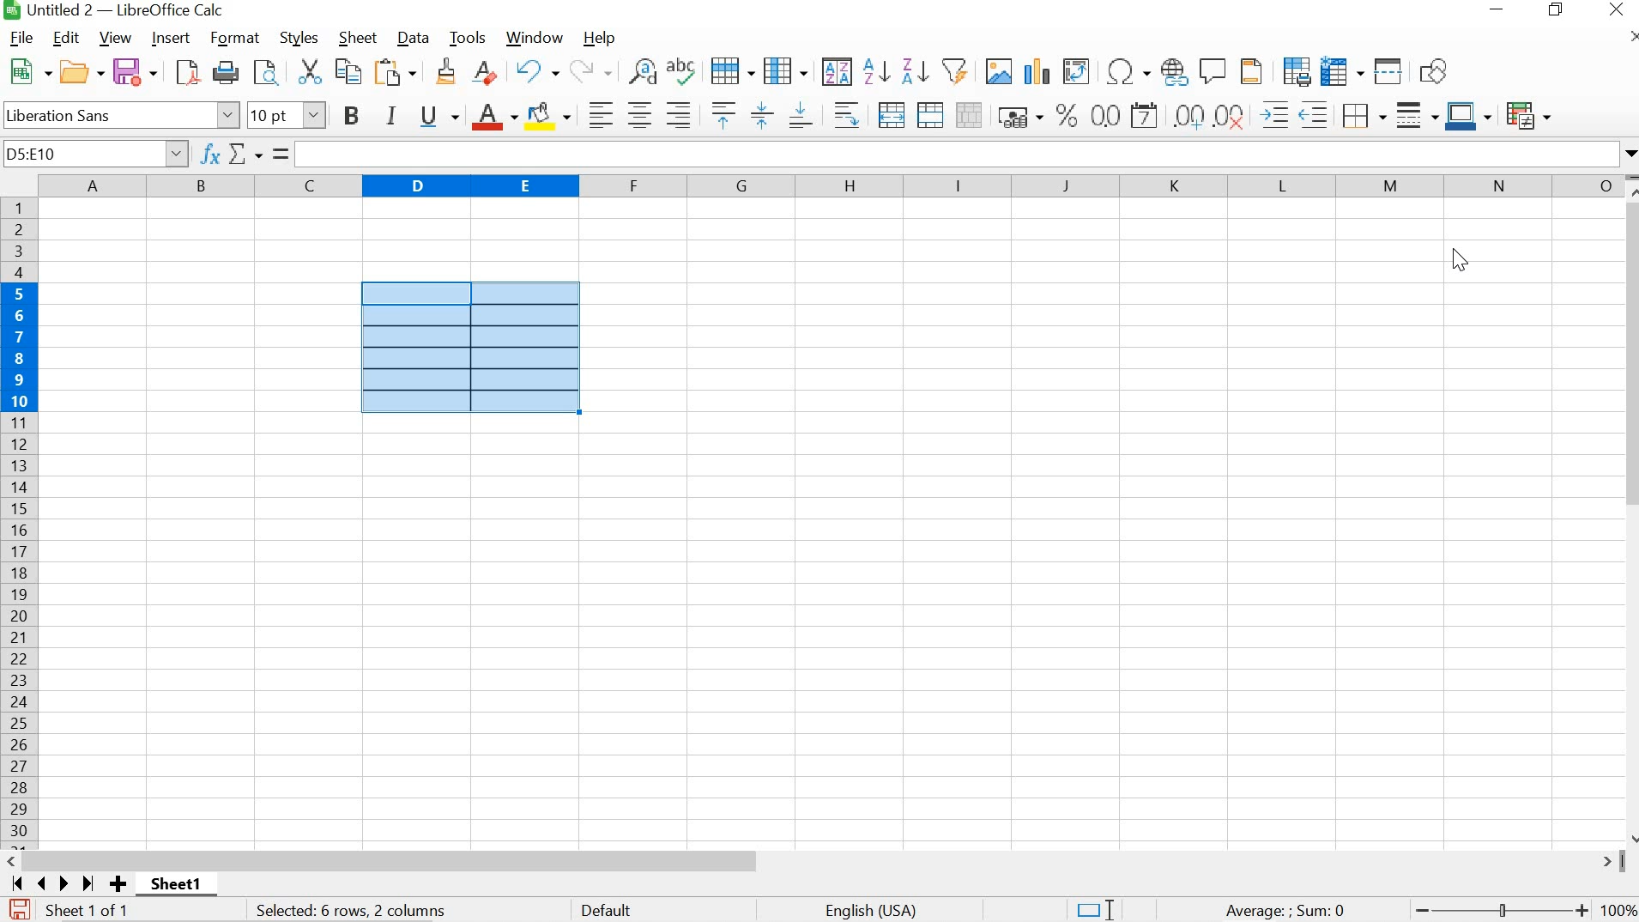 This screenshot has height=922, width=1639. What do you see at coordinates (51, 883) in the screenshot?
I see `scroll to previous or next sheet` at bounding box center [51, 883].